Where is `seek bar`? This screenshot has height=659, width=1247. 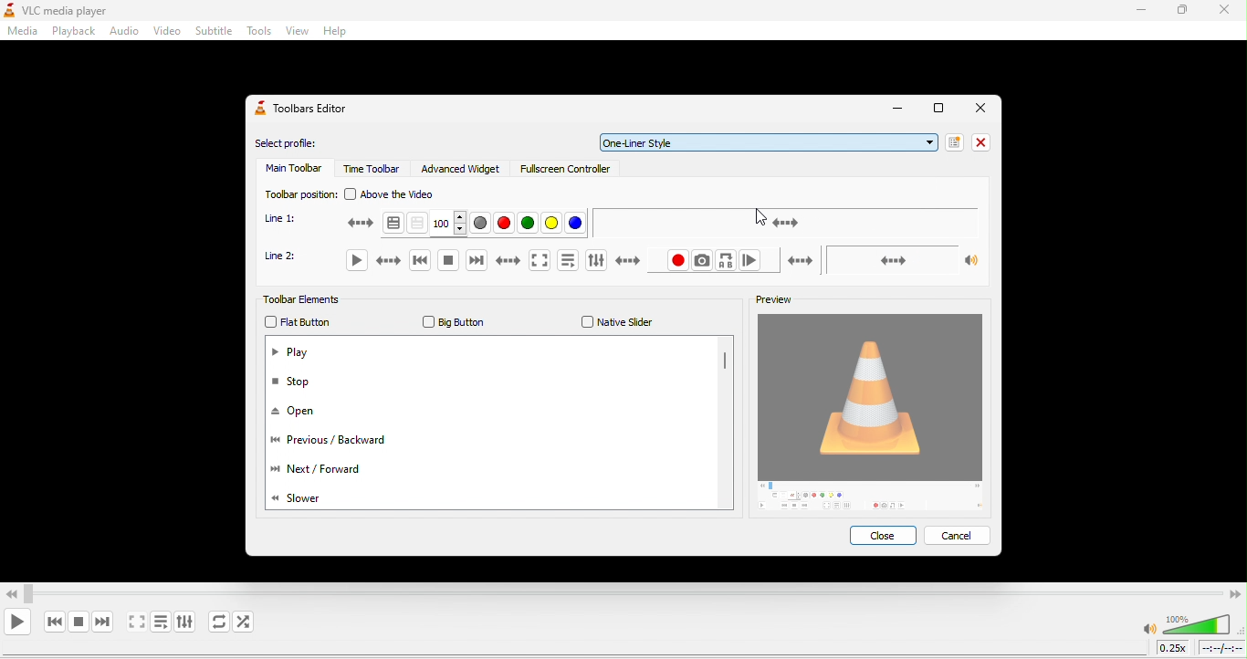 seek bar is located at coordinates (785, 222).